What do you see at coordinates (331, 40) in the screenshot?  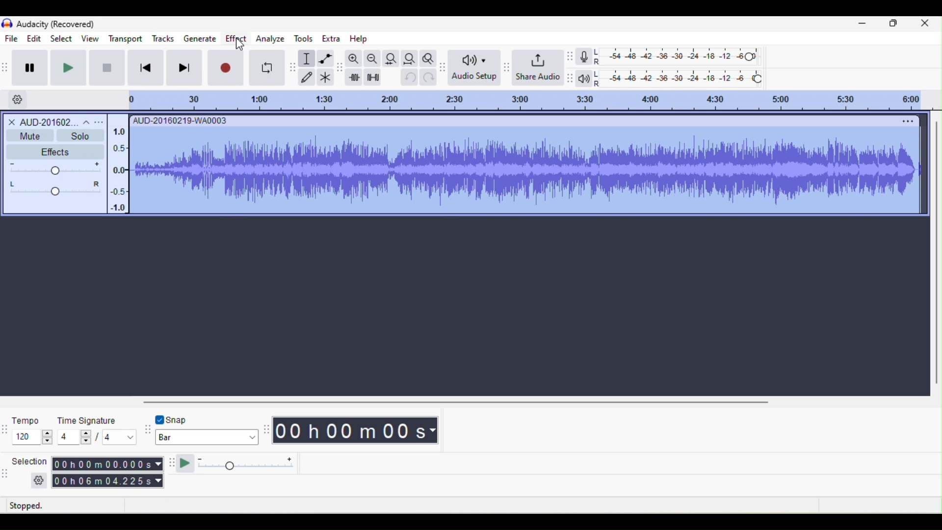 I see `extra` at bounding box center [331, 40].